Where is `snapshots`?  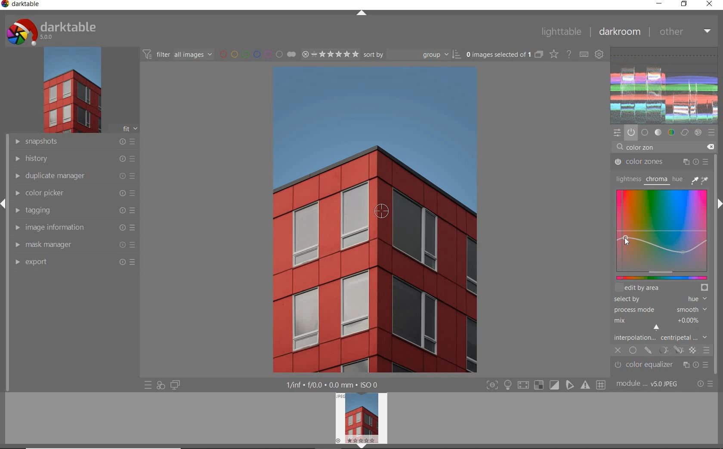
snapshots is located at coordinates (73, 143).